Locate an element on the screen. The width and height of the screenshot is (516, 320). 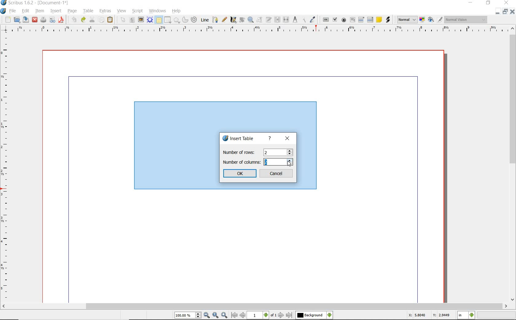
copy is located at coordinates (102, 20).